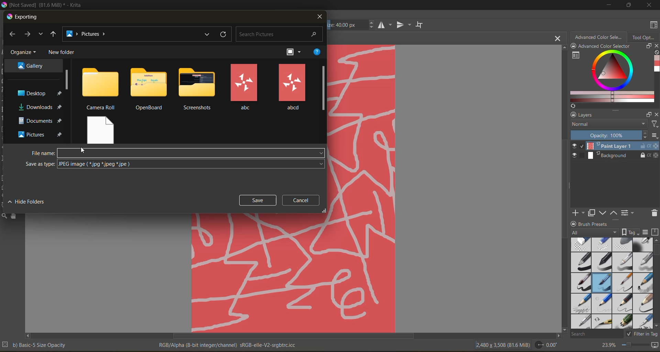 The height and width of the screenshot is (352, 660). Describe the element at coordinates (610, 283) in the screenshot. I see `brush presets` at that location.